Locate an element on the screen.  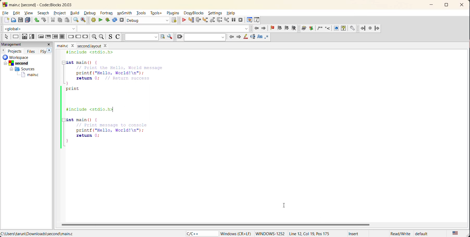
run is located at coordinates (100, 20).